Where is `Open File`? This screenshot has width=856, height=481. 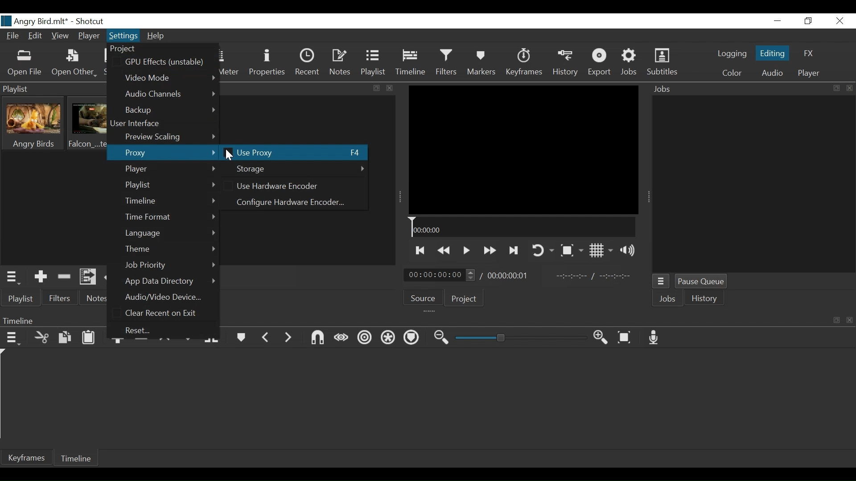 Open File is located at coordinates (25, 63).